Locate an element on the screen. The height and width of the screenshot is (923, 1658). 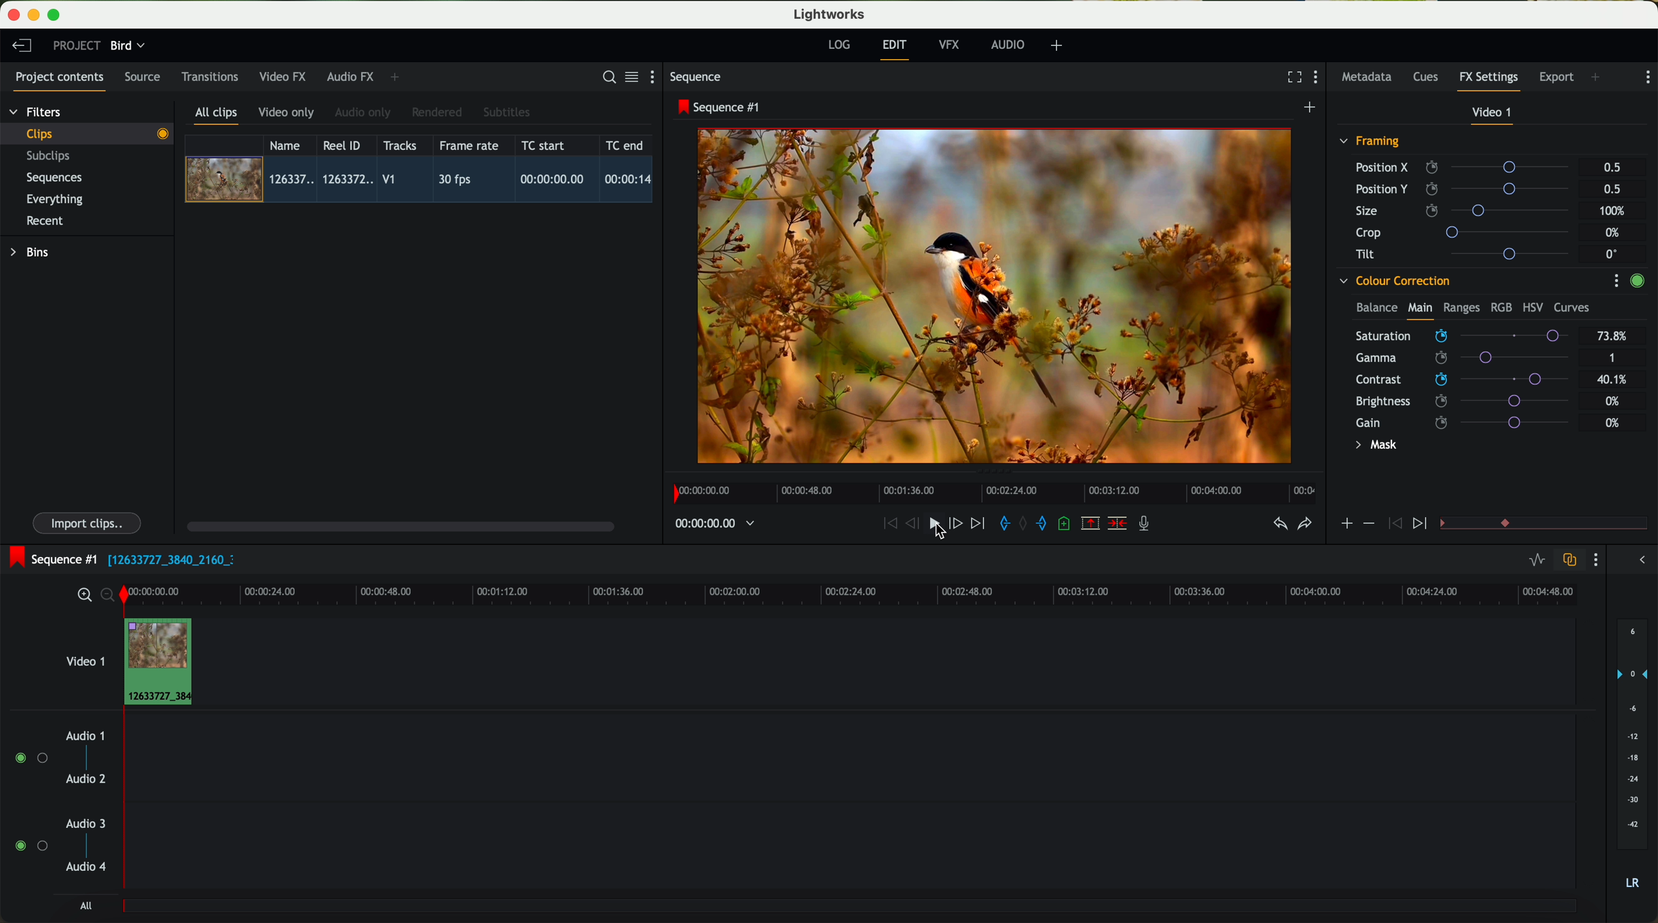
curves is located at coordinates (1572, 308).